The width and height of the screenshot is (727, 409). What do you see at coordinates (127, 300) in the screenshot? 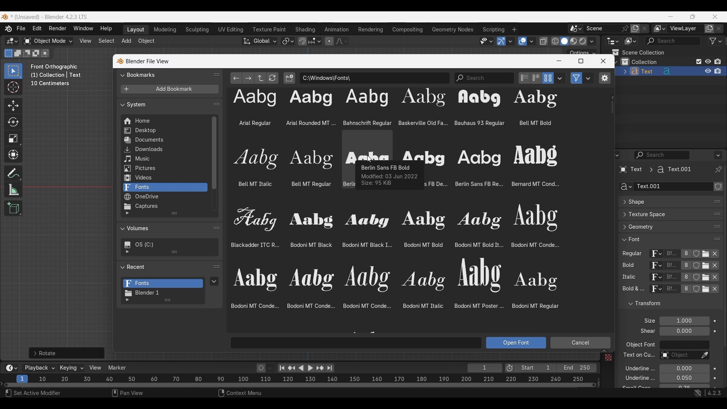
I see `Show filtering options` at bounding box center [127, 300].